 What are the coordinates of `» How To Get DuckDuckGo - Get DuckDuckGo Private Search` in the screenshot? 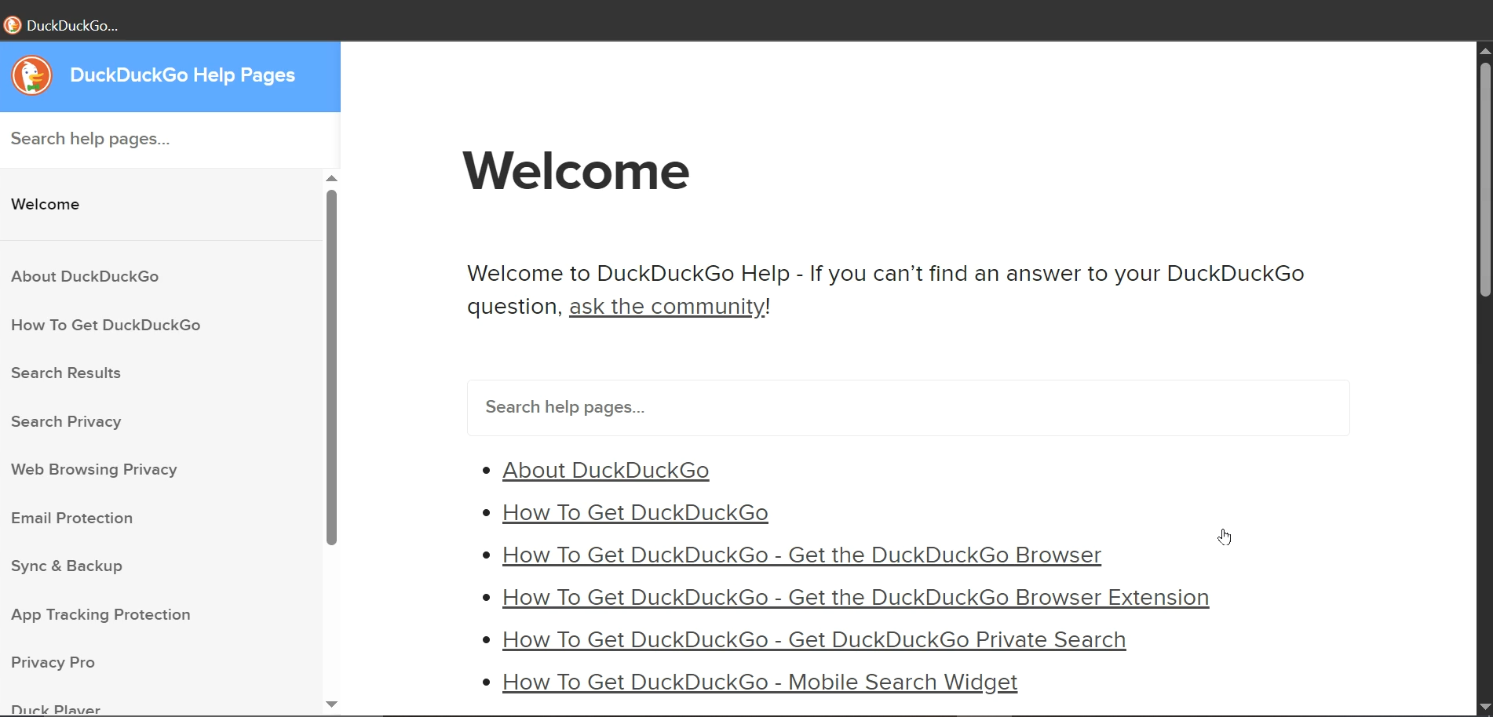 It's located at (813, 643).